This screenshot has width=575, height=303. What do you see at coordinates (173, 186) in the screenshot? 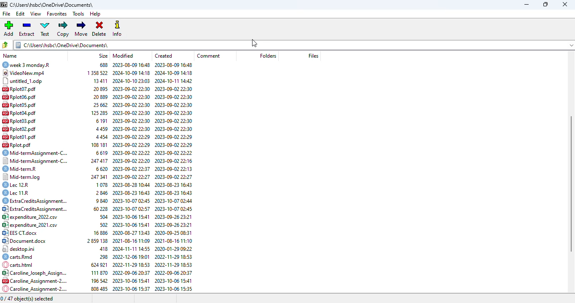
I see `2002.08.73 1643` at bounding box center [173, 186].